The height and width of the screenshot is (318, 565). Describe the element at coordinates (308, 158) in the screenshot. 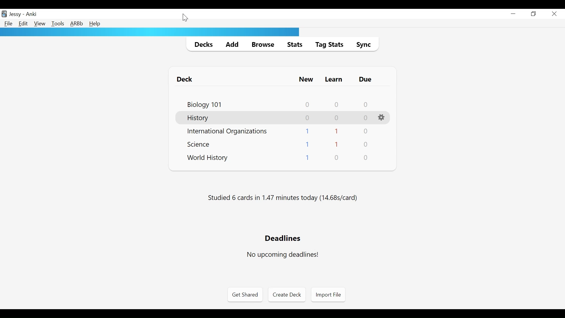

I see `New Card Name` at that location.